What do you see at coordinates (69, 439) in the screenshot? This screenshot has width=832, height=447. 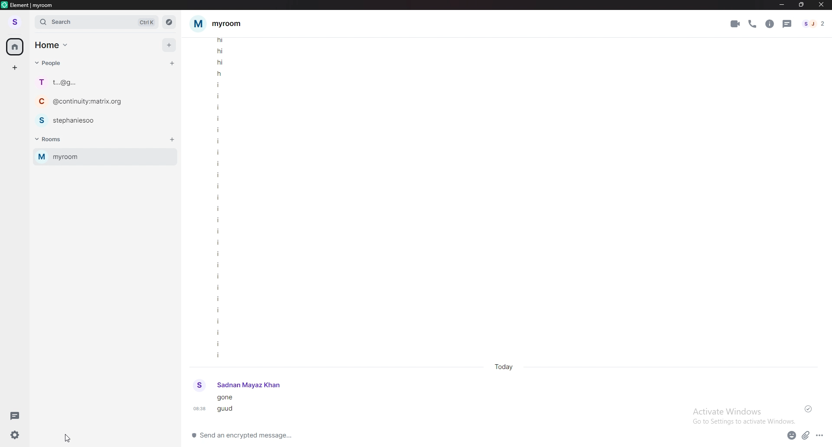 I see `cursor` at bounding box center [69, 439].